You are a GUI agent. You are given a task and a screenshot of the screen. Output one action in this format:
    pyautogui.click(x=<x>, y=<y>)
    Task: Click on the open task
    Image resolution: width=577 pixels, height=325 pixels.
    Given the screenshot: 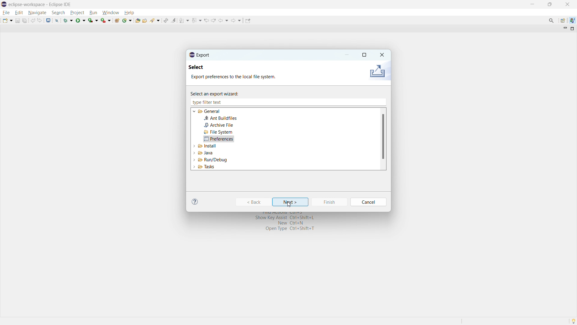 What is the action you would take?
    pyautogui.click(x=145, y=20)
    